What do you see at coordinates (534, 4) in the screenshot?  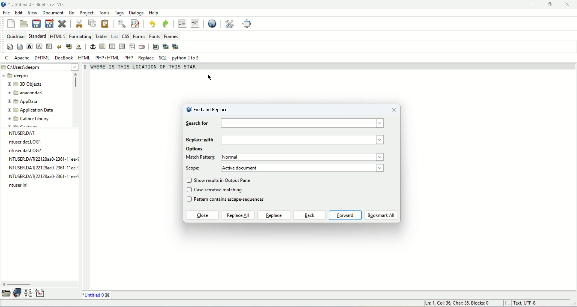 I see `minimize` at bounding box center [534, 4].